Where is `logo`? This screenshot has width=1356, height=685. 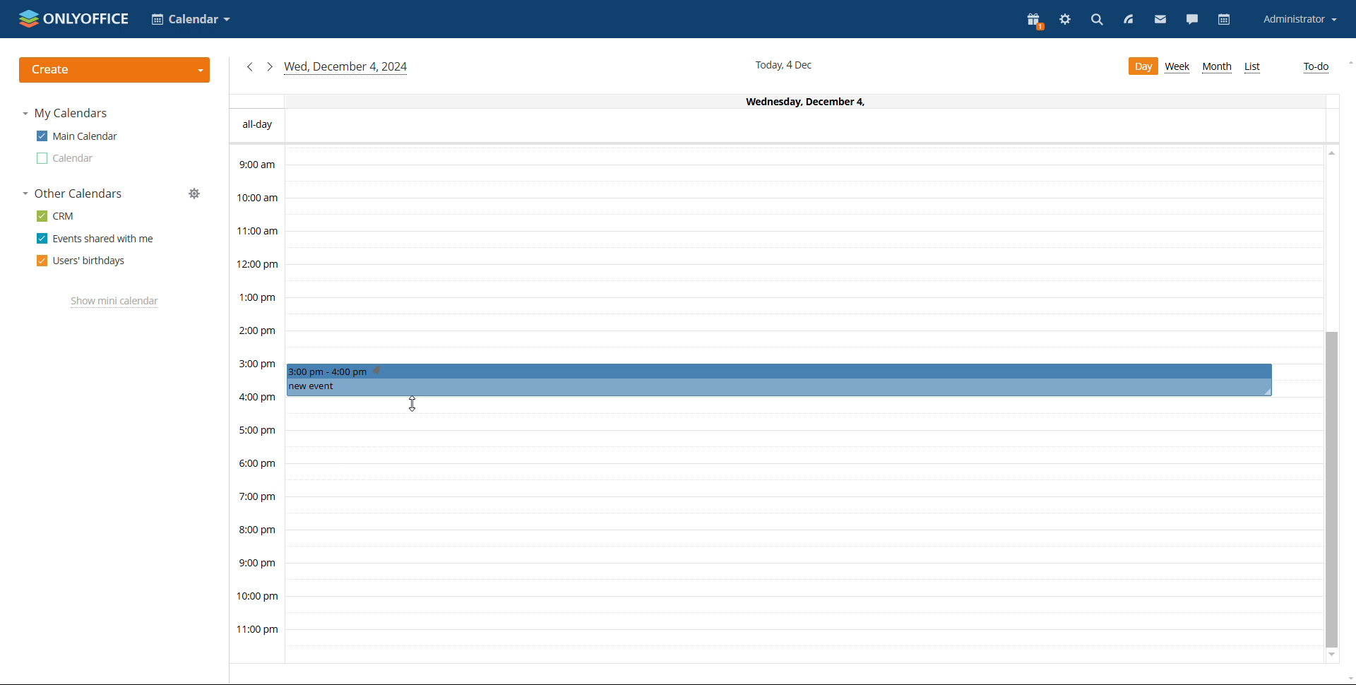 logo is located at coordinates (73, 18).